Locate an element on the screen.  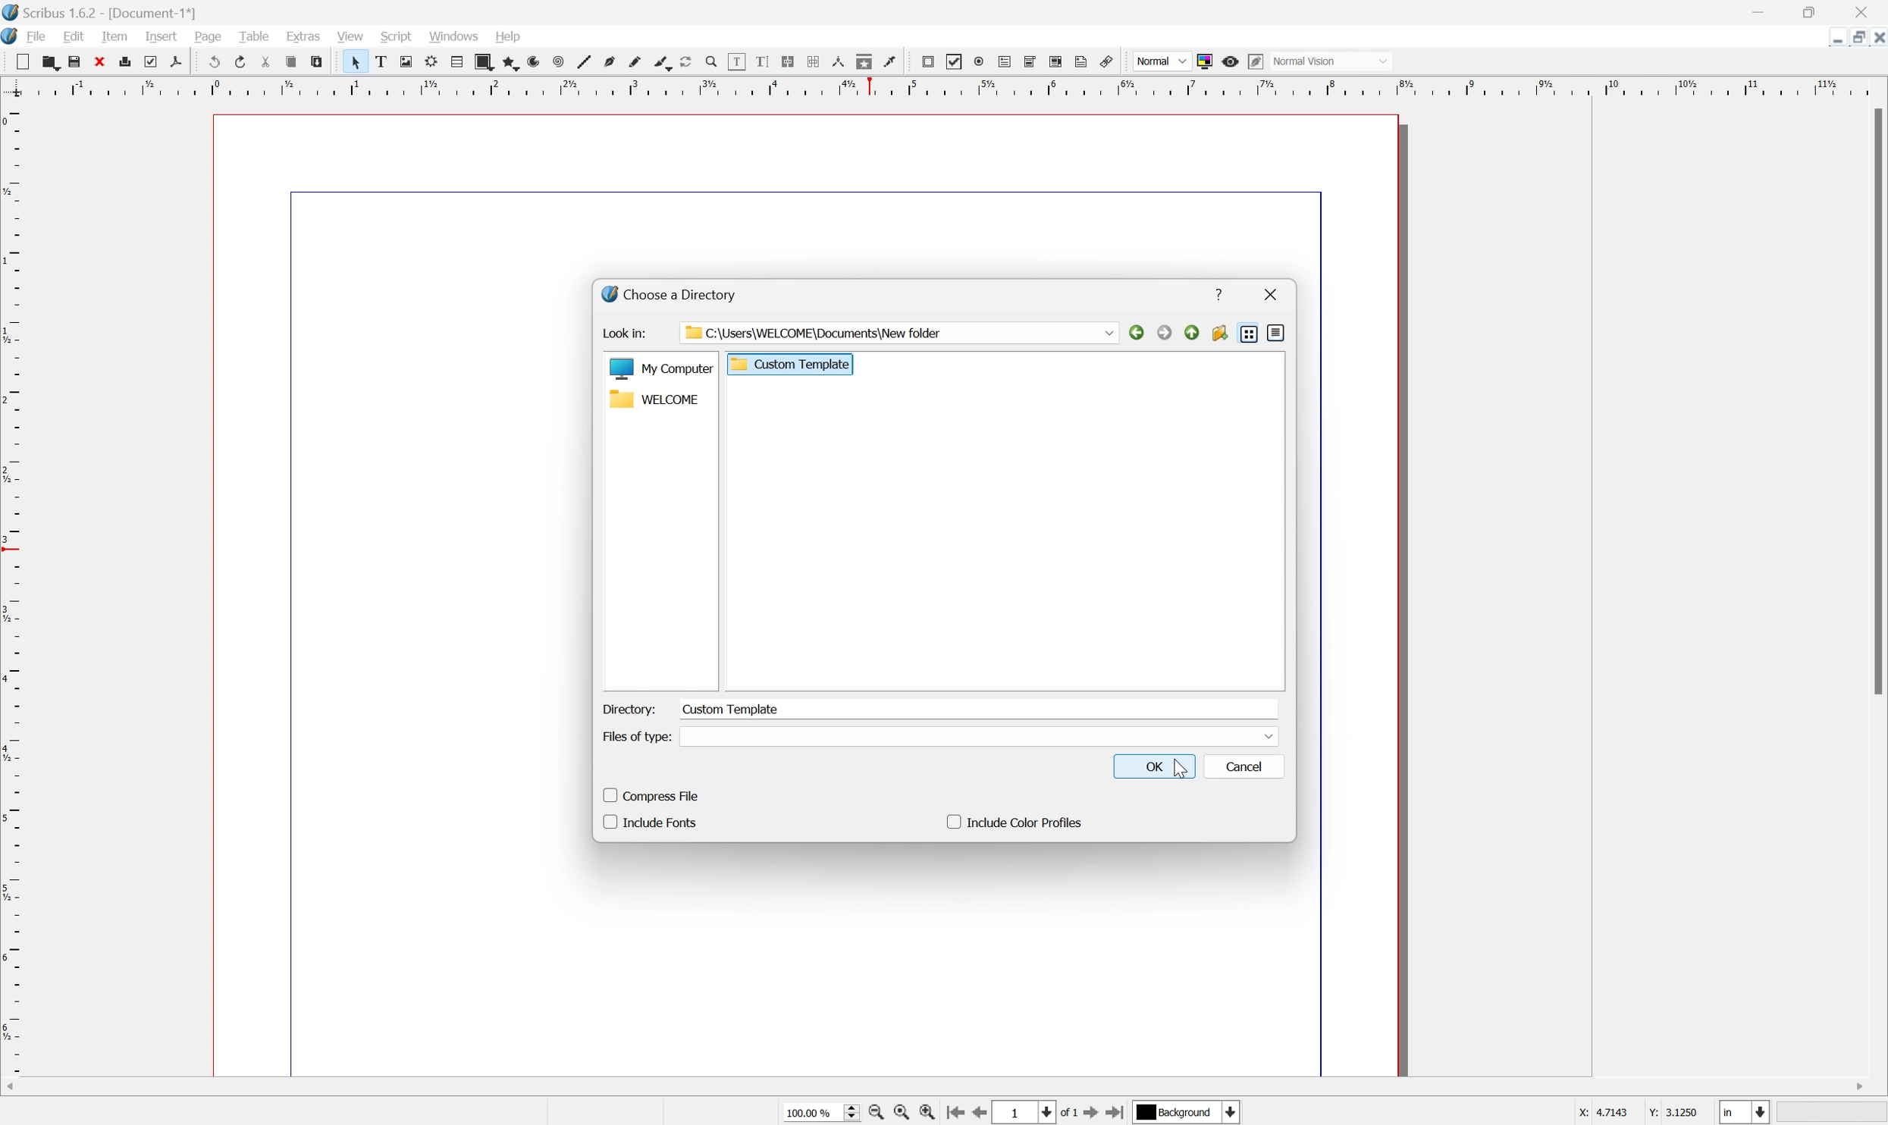
Text annotation is located at coordinates (1081, 61).